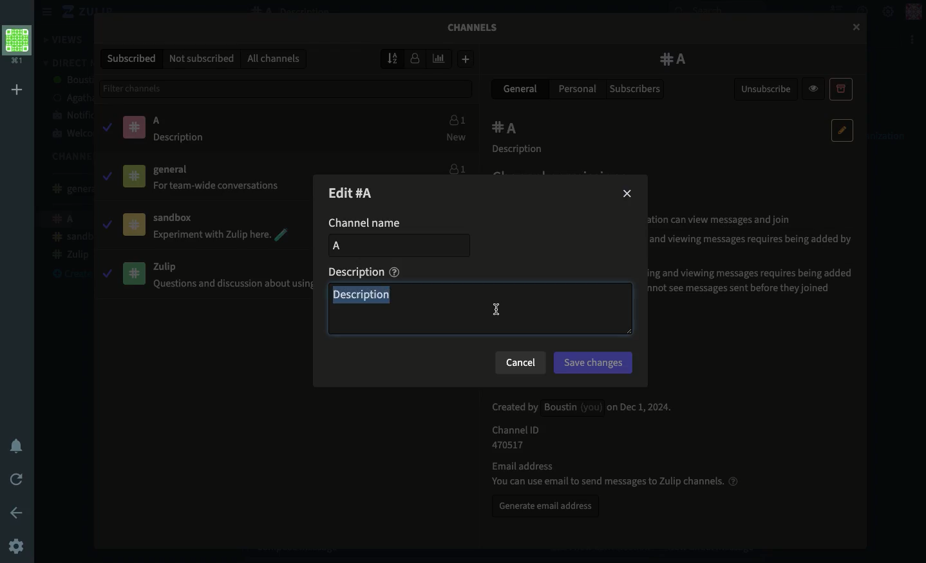  Describe the element at coordinates (546, 508) in the screenshot. I see `Generate email address` at that location.